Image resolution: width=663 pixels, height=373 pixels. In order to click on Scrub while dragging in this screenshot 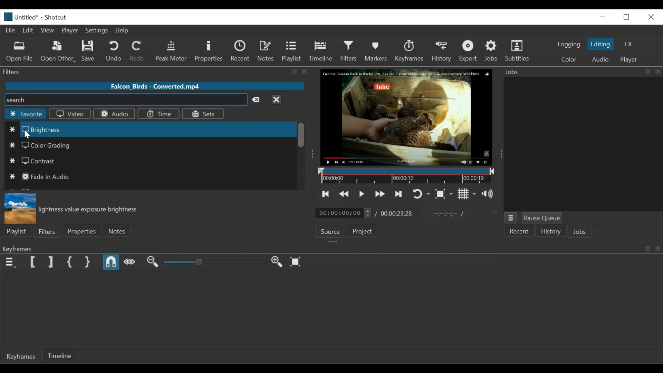, I will do `click(129, 262)`.